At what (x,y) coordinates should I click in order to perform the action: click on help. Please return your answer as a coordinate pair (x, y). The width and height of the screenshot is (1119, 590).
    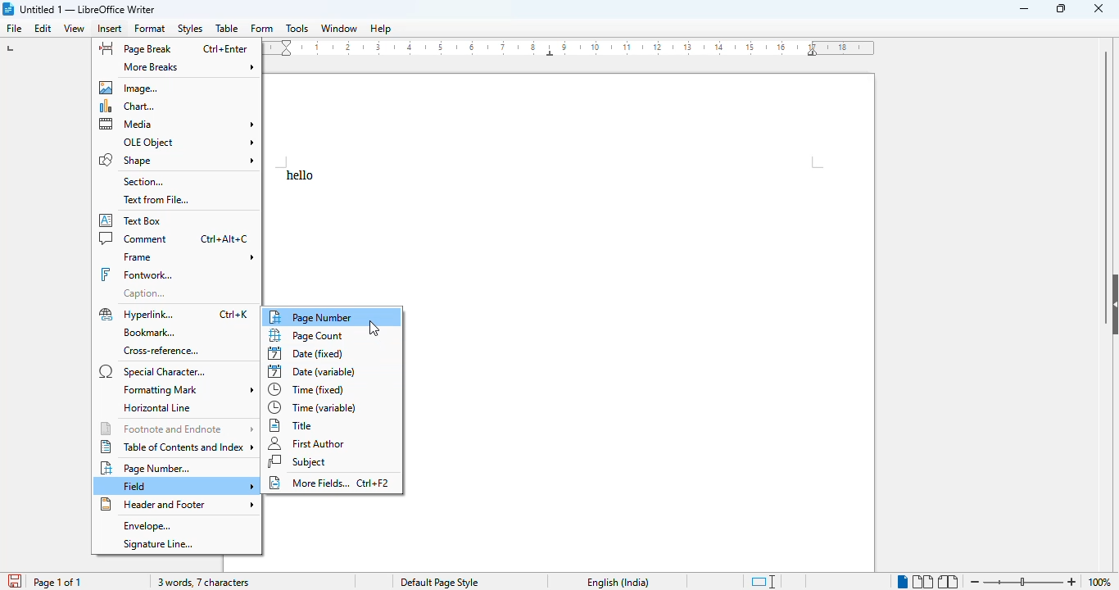
    Looking at the image, I should click on (382, 29).